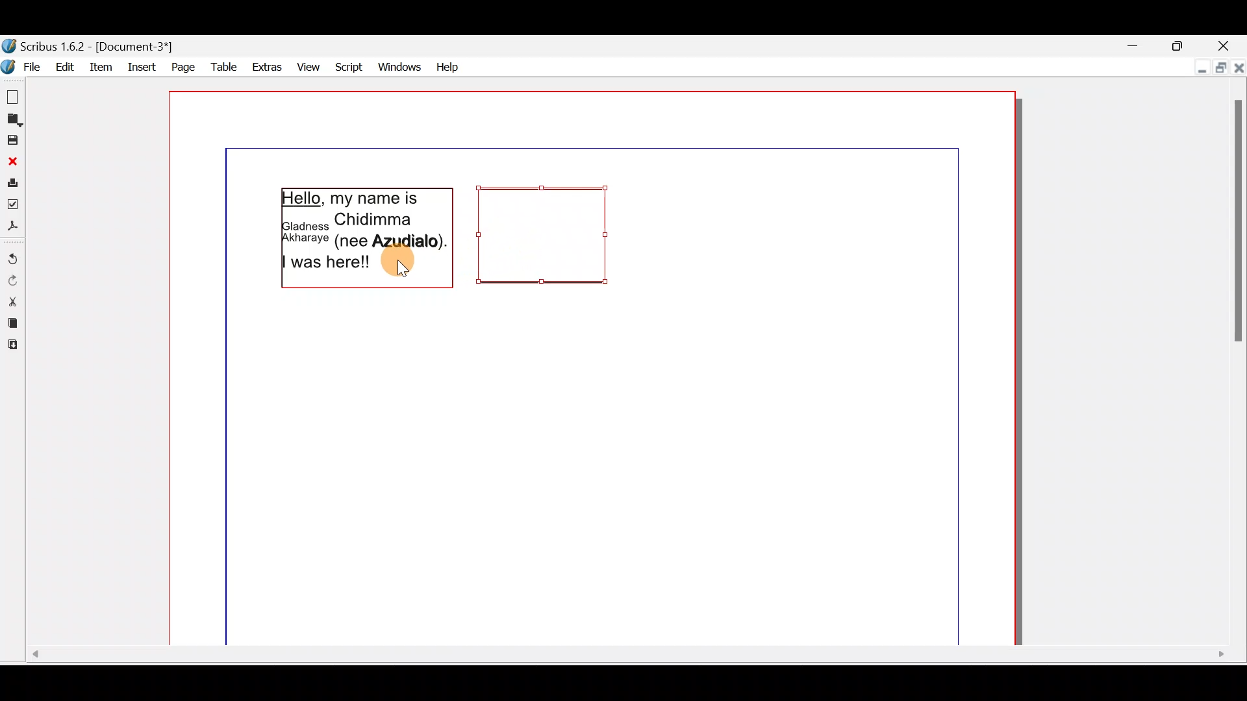 The image size is (1247, 701). What do you see at coordinates (12, 280) in the screenshot?
I see `Redo` at bounding box center [12, 280].